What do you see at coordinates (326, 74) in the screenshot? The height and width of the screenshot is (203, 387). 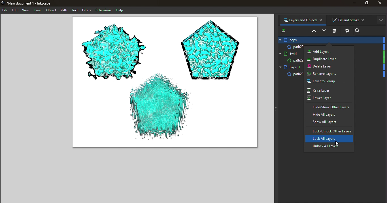 I see `Rename layer` at bounding box center [326, 74].